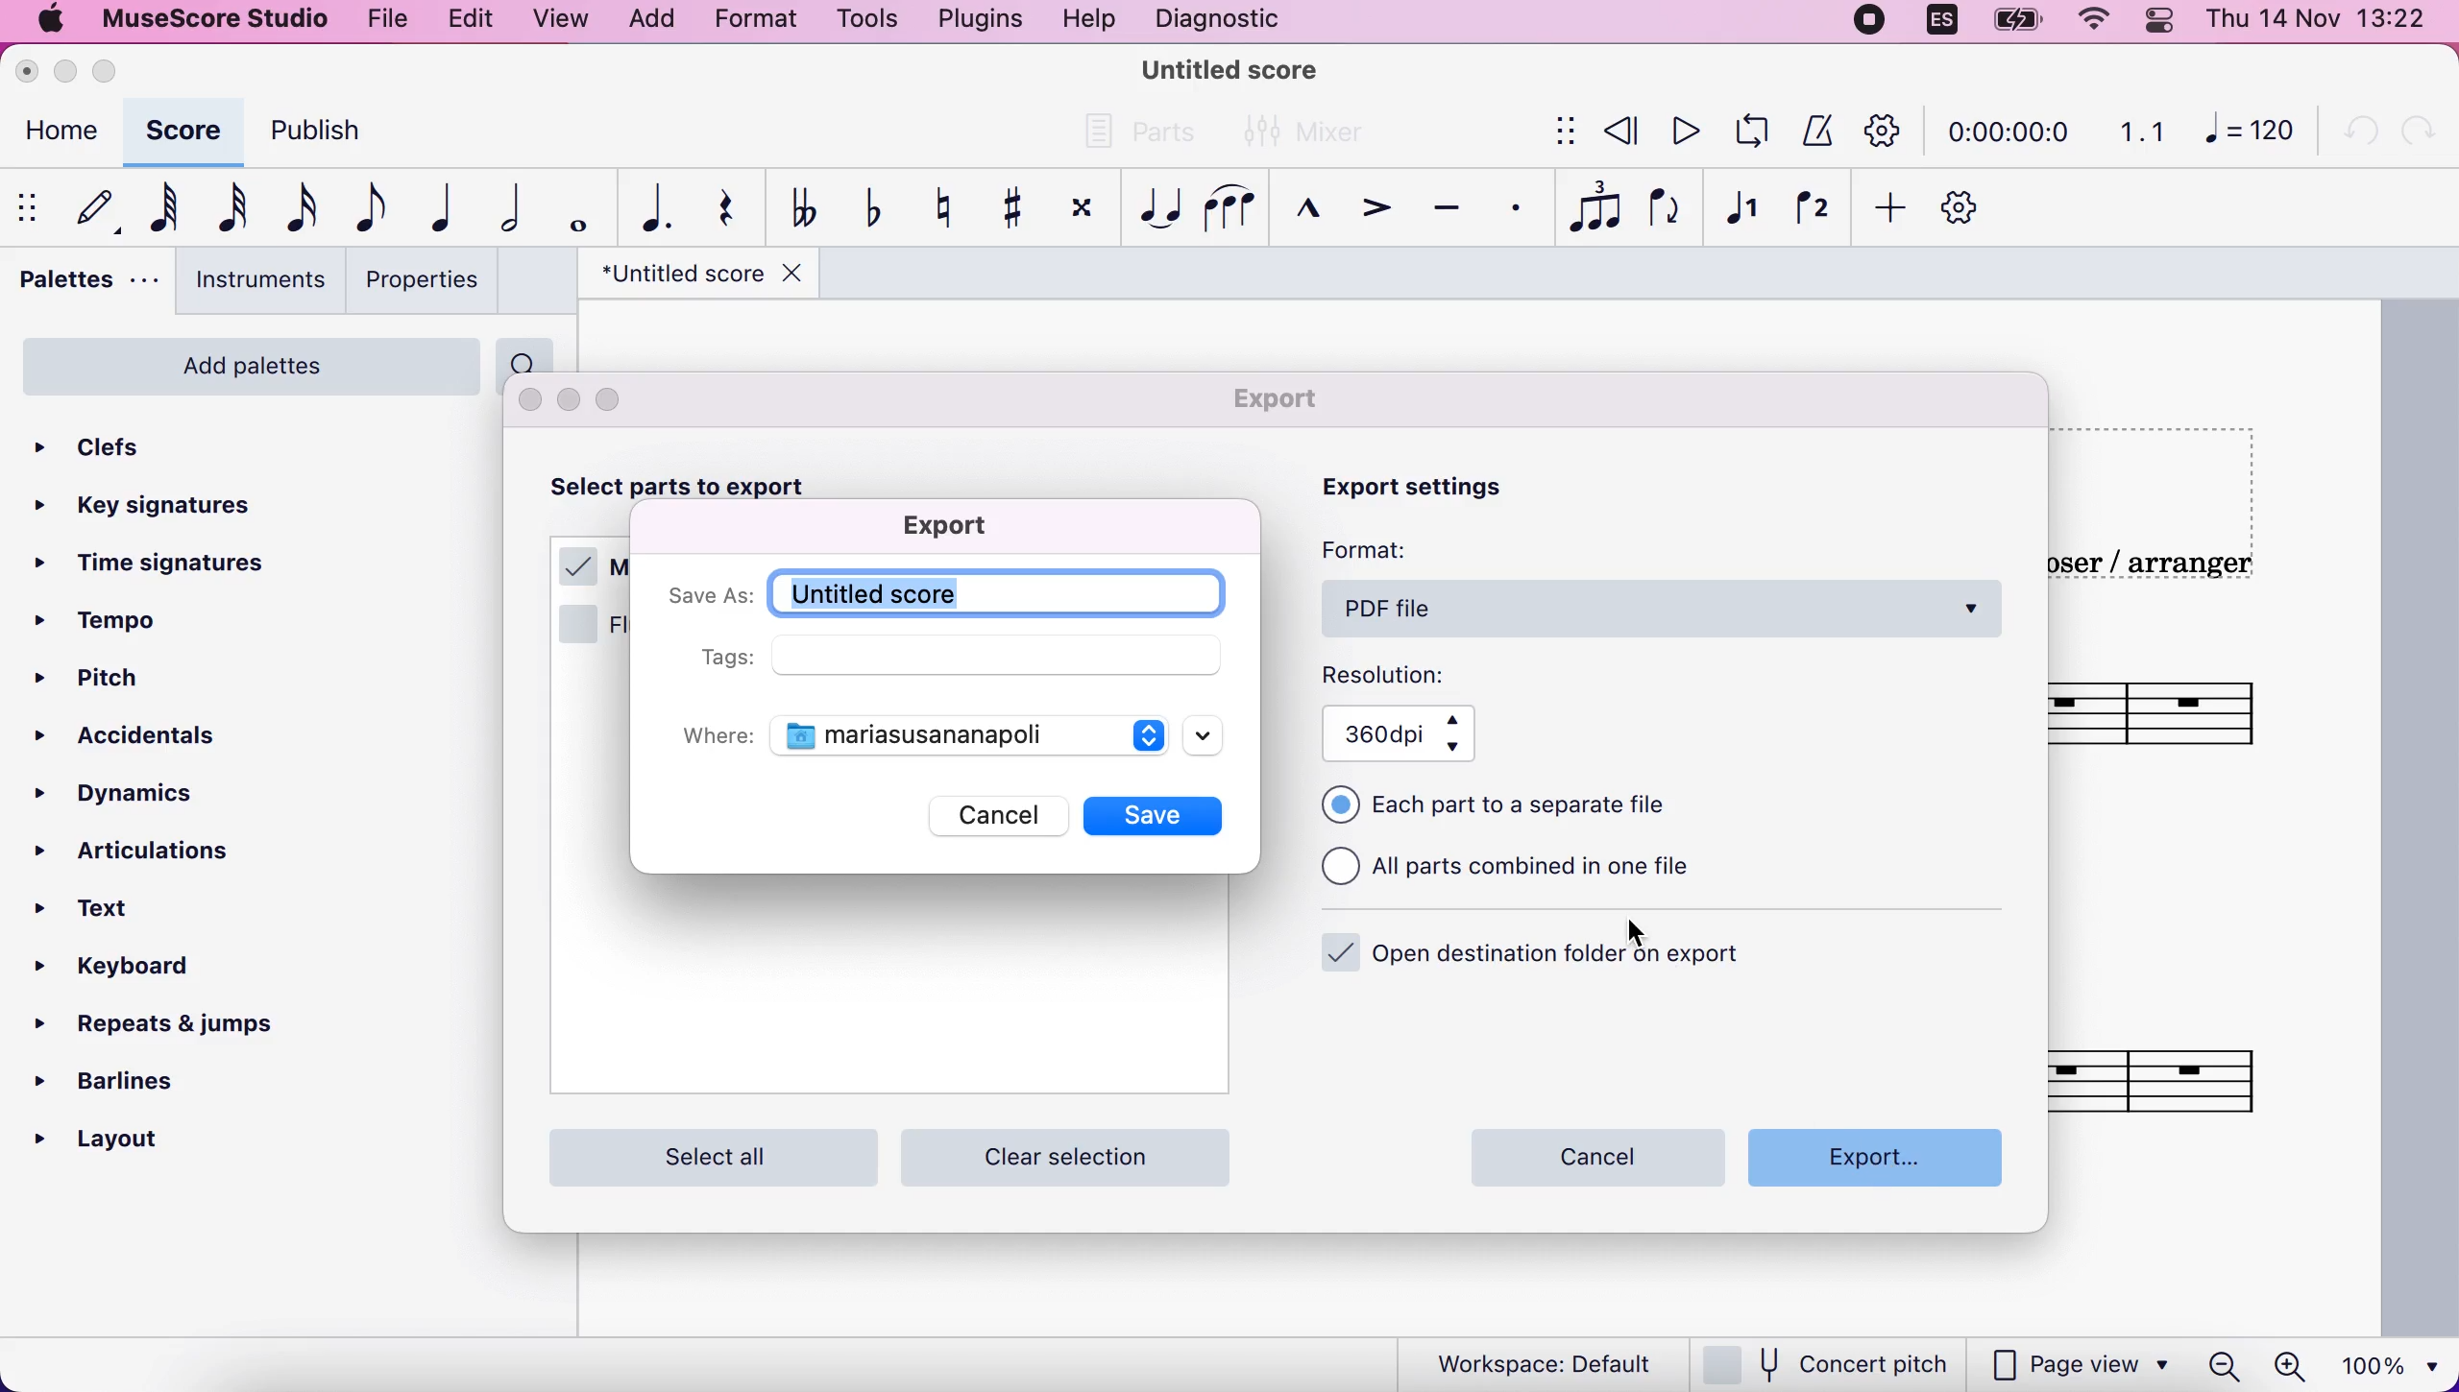 Image resolution: width=2459 pixels, height=1392 pixels. I want to click on toggle flat, so click(868, 209).